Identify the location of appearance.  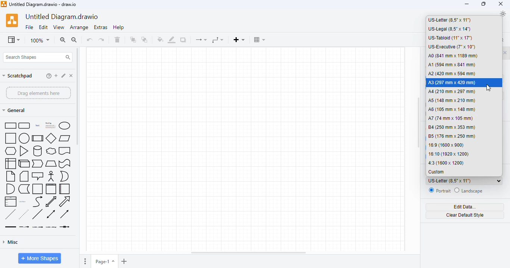
(503, 14).